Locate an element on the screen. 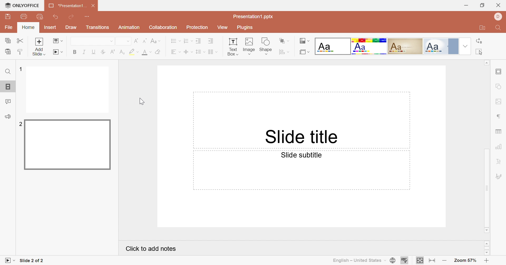 The width and height of the screenshot is (506, 265). Comments is located at coordinates (9, 102).